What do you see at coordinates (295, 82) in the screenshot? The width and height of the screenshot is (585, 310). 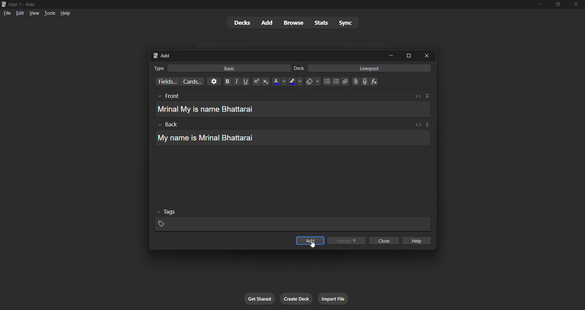 I see `text highlight` at bounding box center [295, 82].